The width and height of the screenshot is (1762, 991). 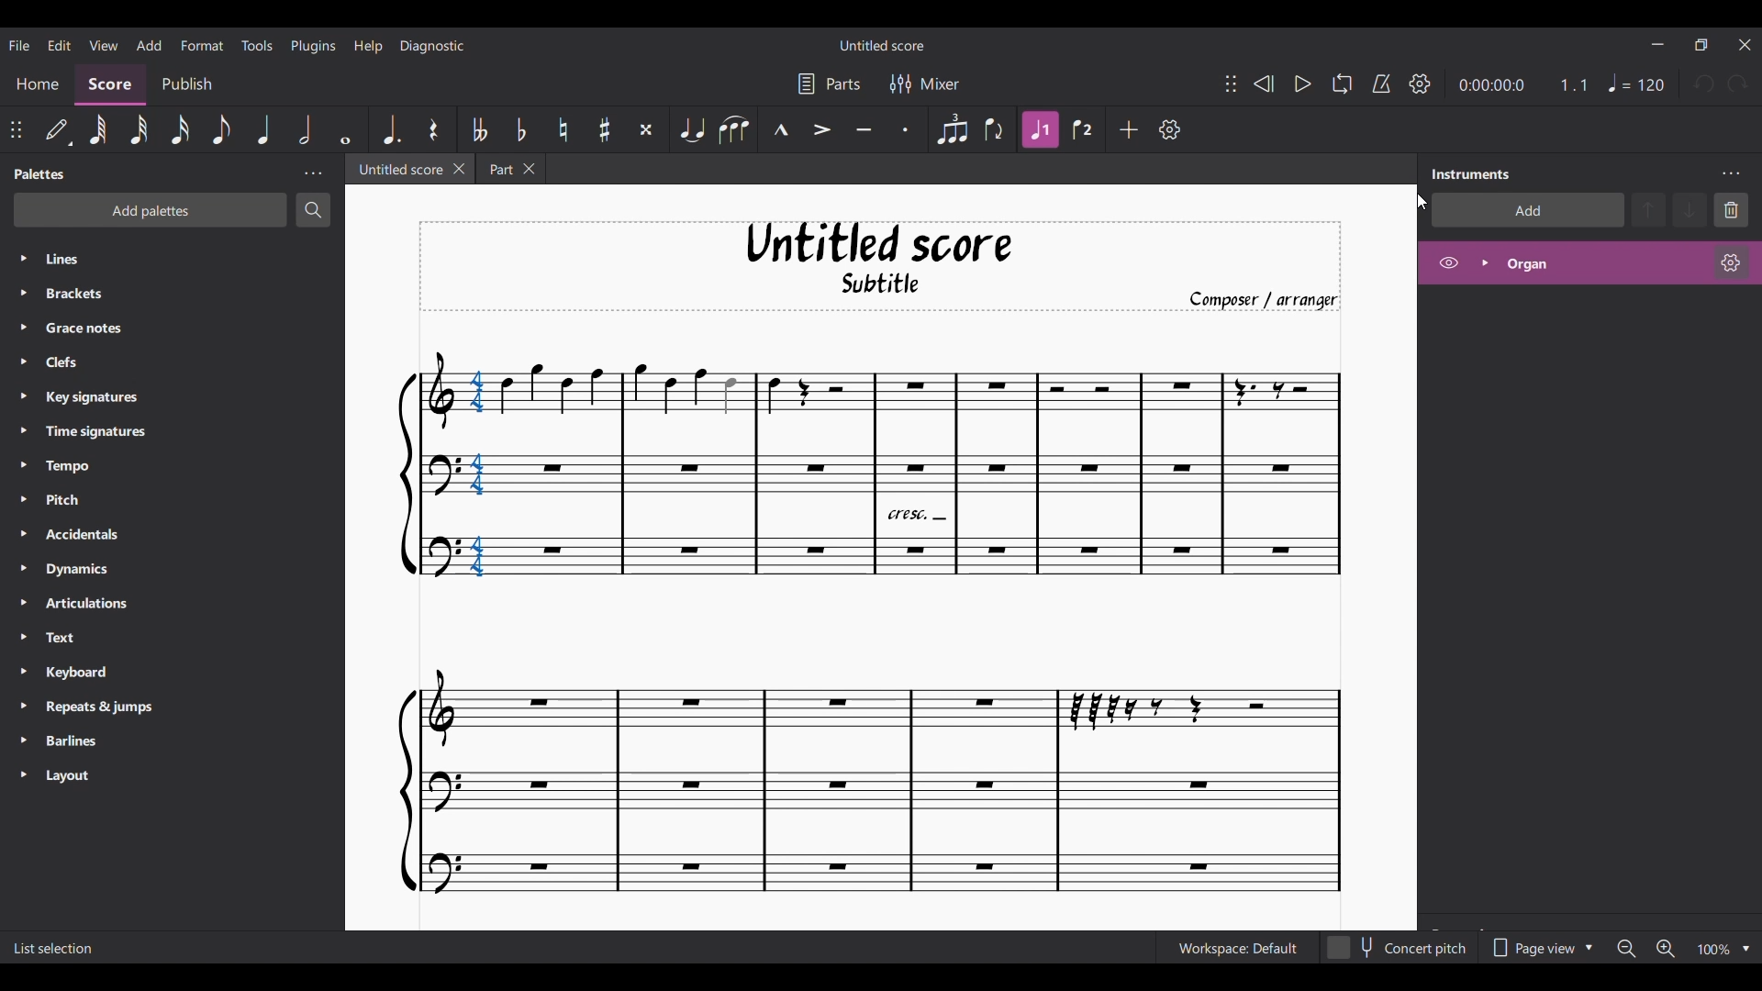 What do you see at coordinates (1381, 83) in the screenshot?
I see `Metronome` at bounding box center [1381, 83].